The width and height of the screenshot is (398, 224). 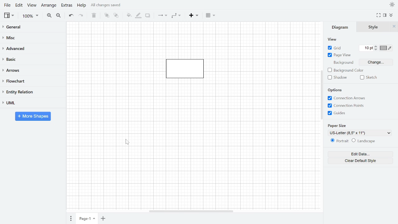 I want to click on Collapse, so click(x=391, y=15).